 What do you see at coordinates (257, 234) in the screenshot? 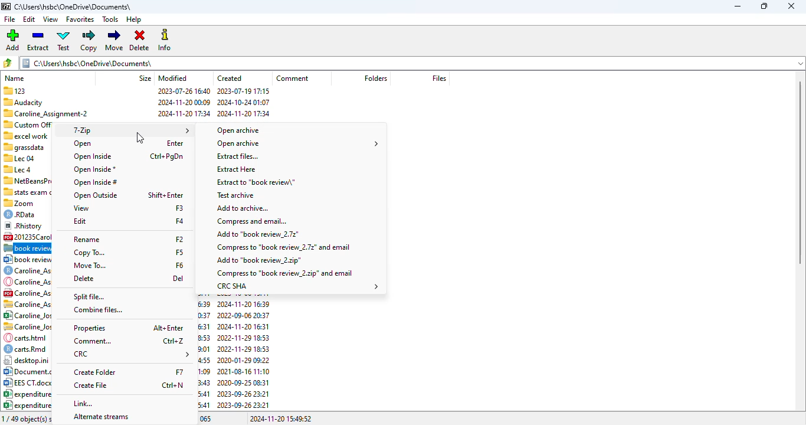
I see `add to .7z file` at bounding box center [257, 234].